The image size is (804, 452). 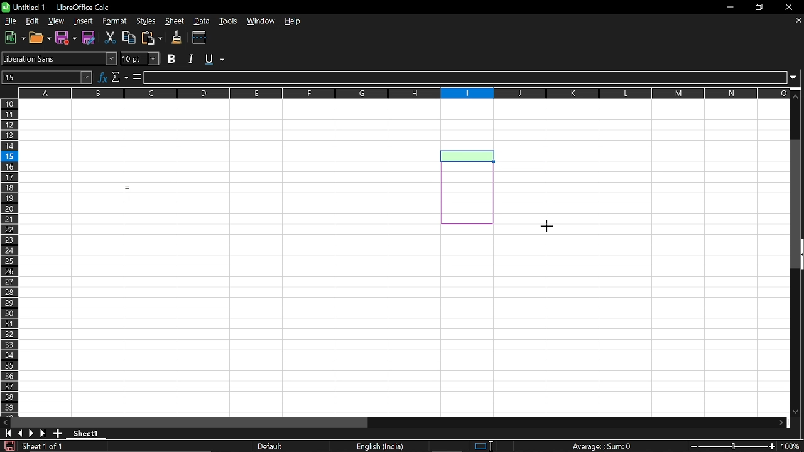 What do you see at coordinates (31, 21) in the screenshot?
I see `Edit` at bounding box center [31, 21].